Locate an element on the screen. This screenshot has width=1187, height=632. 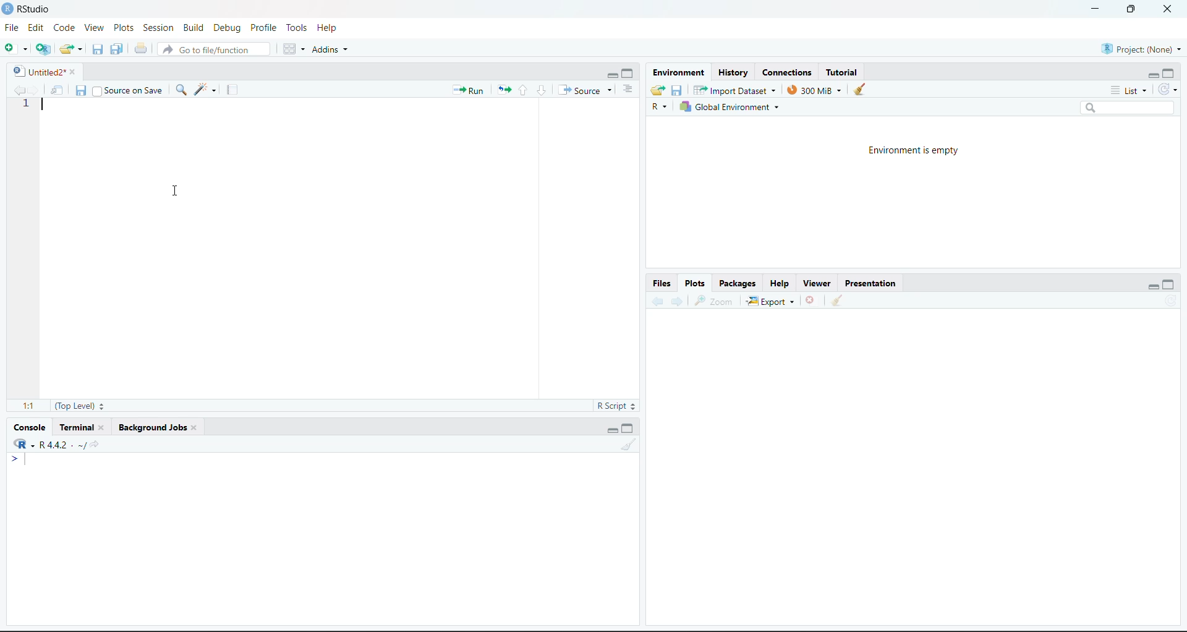
Connections is located at coordinates (785, 73).